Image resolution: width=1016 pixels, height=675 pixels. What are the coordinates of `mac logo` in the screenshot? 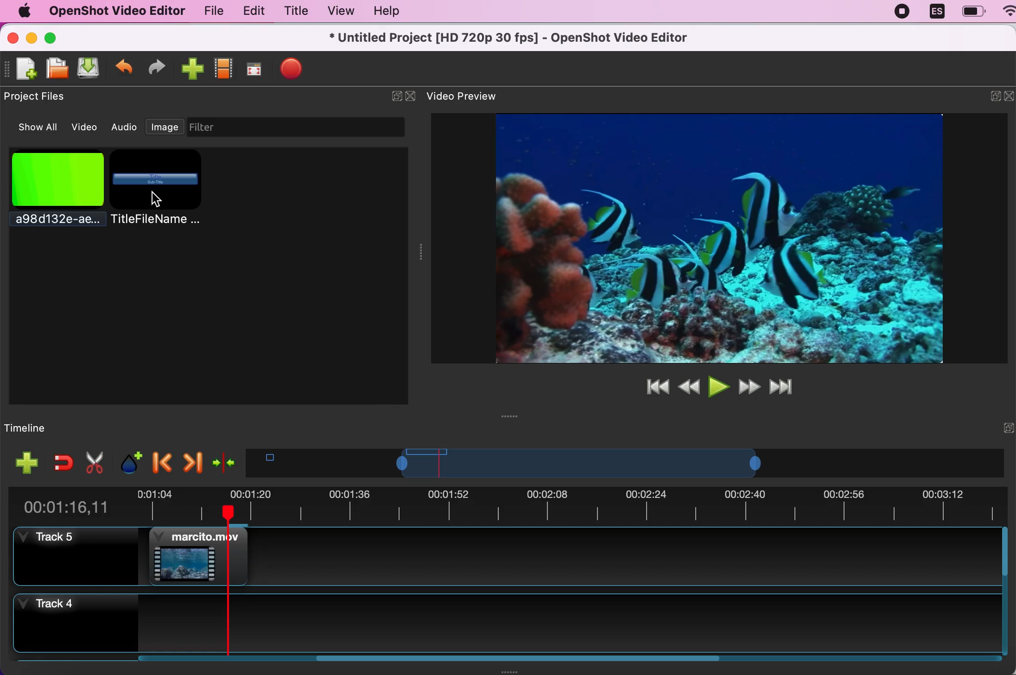 It's located at (24, 11).